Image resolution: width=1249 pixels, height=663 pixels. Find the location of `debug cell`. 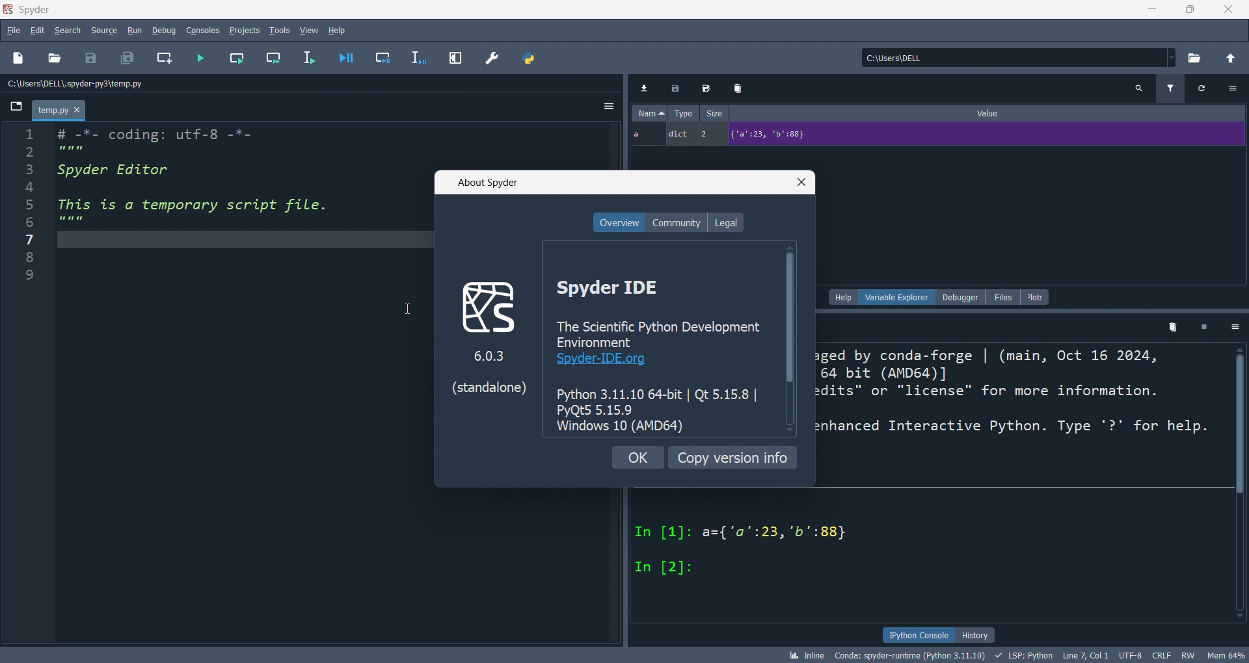

debug cell is located at coordinates (382, 57).